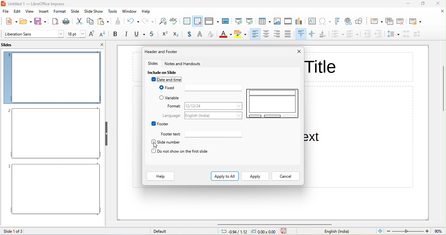 Image resolution: width=446 pixels, height=235 pixels. What do you see at coordinates (164, 231) in the screenshot?
I see `default` at bounding box center [164, 231].